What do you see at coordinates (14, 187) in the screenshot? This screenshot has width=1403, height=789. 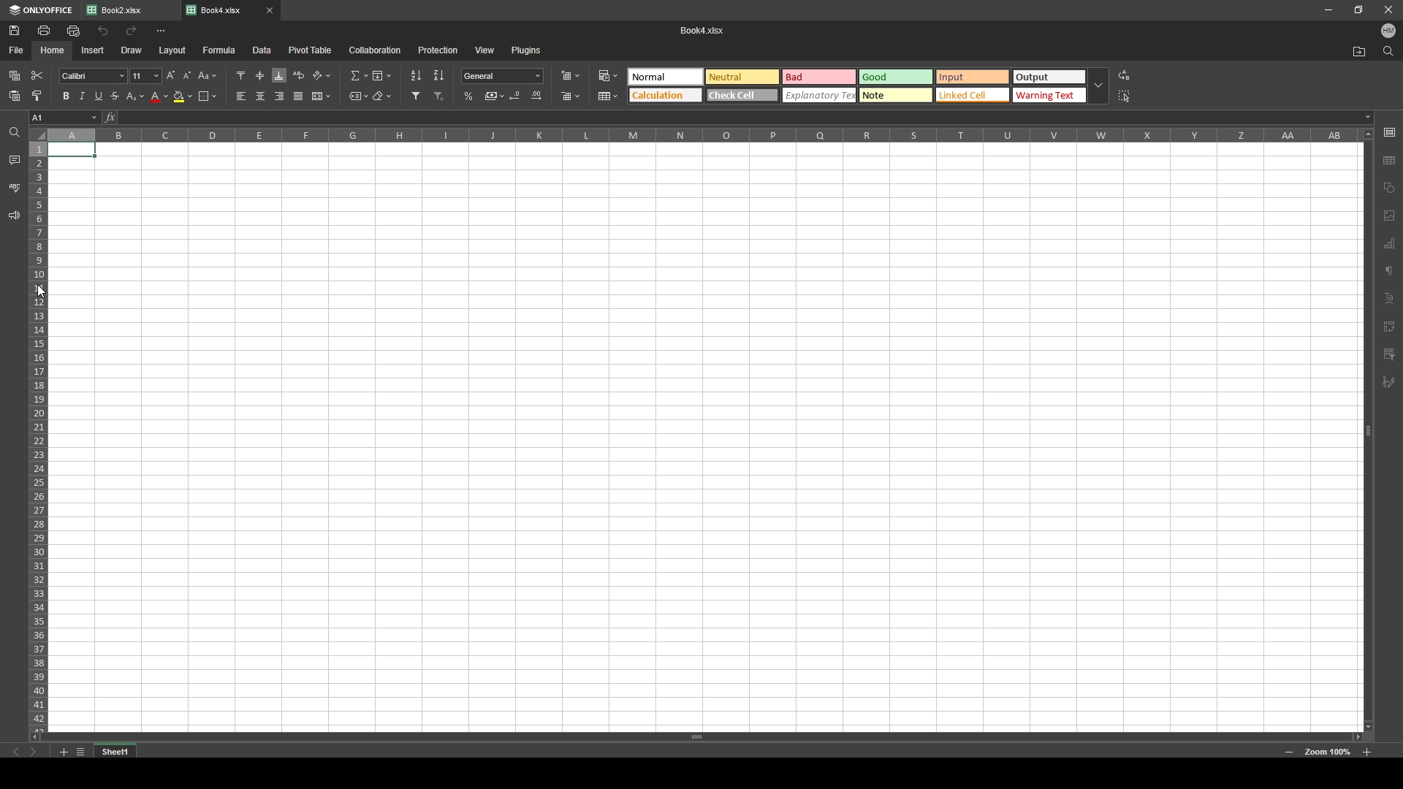 I see `spell check` at bounding box center [14, 187].